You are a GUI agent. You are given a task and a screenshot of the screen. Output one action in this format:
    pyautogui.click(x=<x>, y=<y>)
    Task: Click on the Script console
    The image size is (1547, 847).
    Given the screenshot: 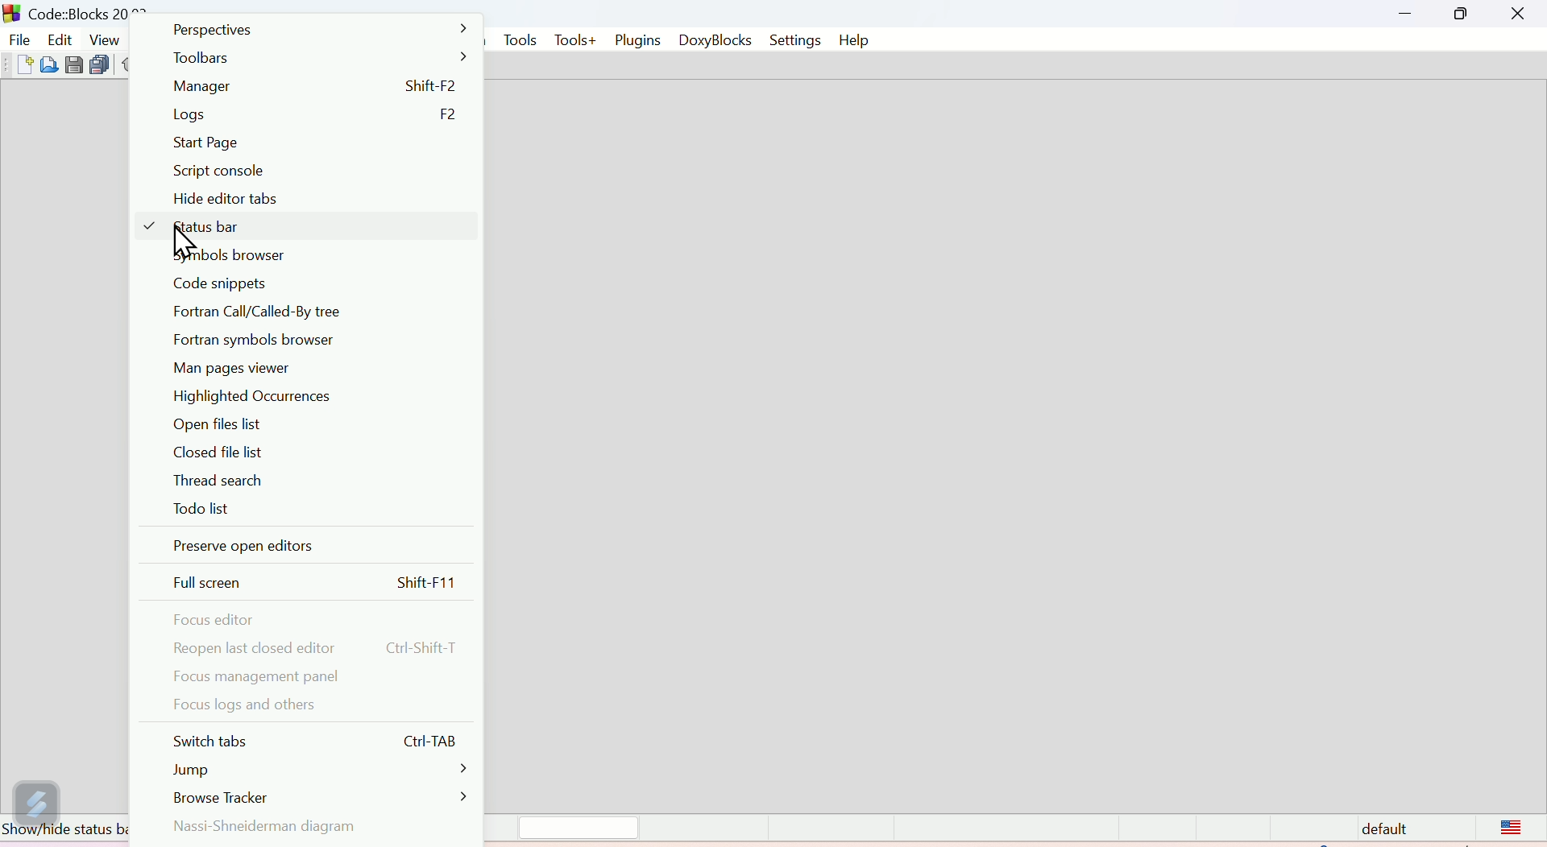 What is the action you would take?
    pyautogui.click(x=223, y=176)
    